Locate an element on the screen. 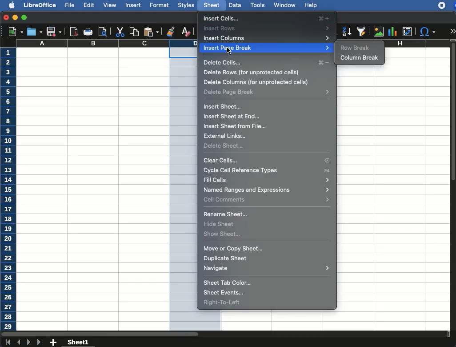  minimize is located at coordinates (16, 17).